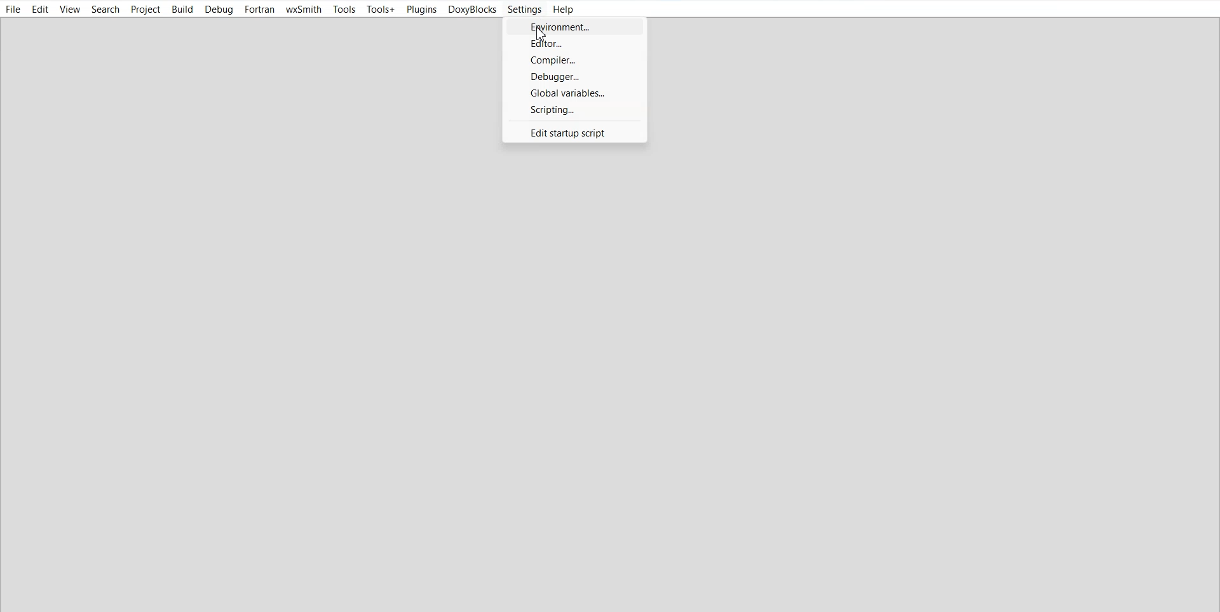 The height and width of the screenshot is (612, 1220). I want to click on Edit, so click(40, 10).